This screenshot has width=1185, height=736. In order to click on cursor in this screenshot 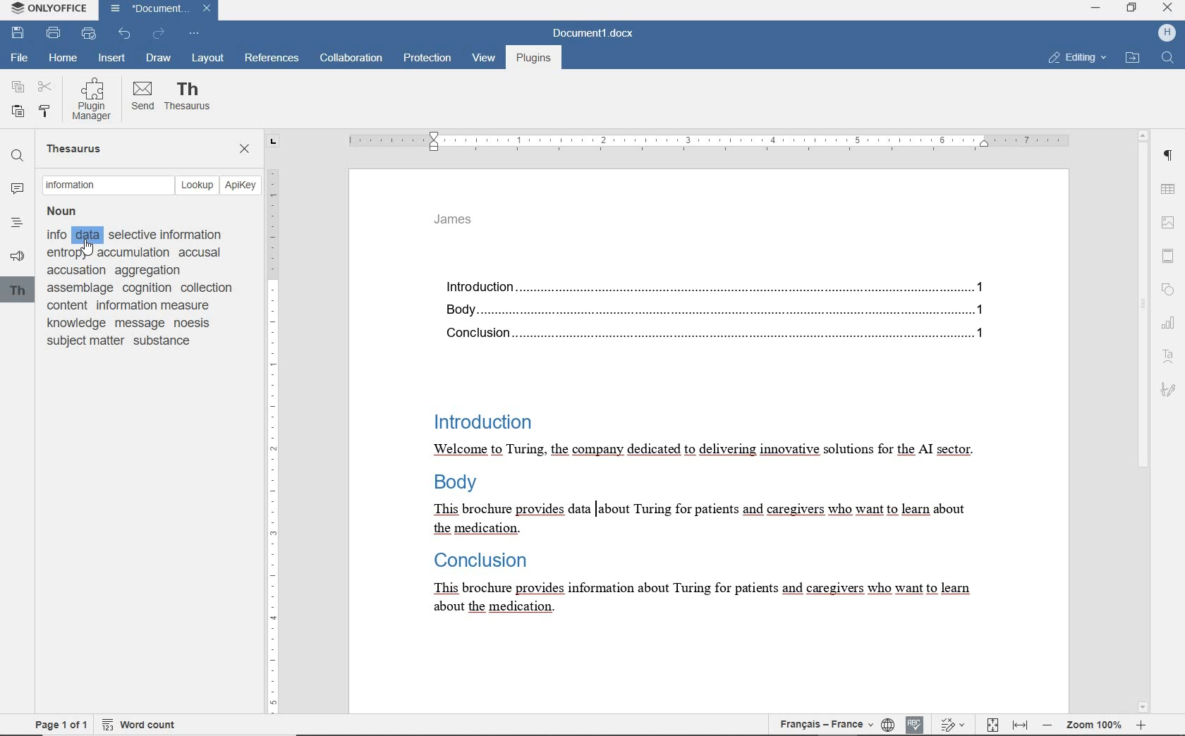, I will do `click(87, 249)`.